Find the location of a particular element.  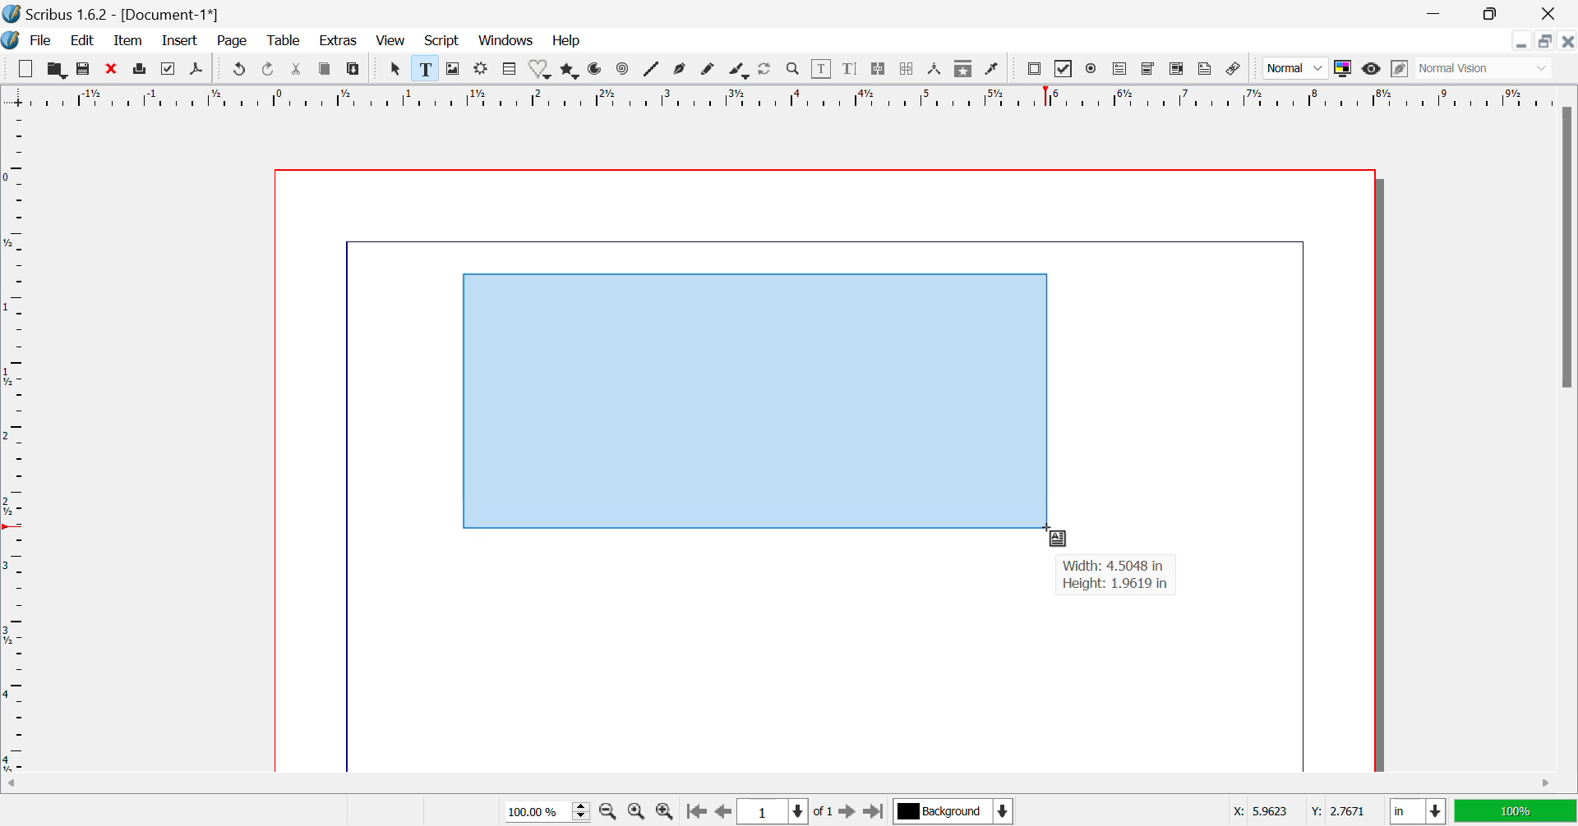

Copy is located at coordinates (325, 69).